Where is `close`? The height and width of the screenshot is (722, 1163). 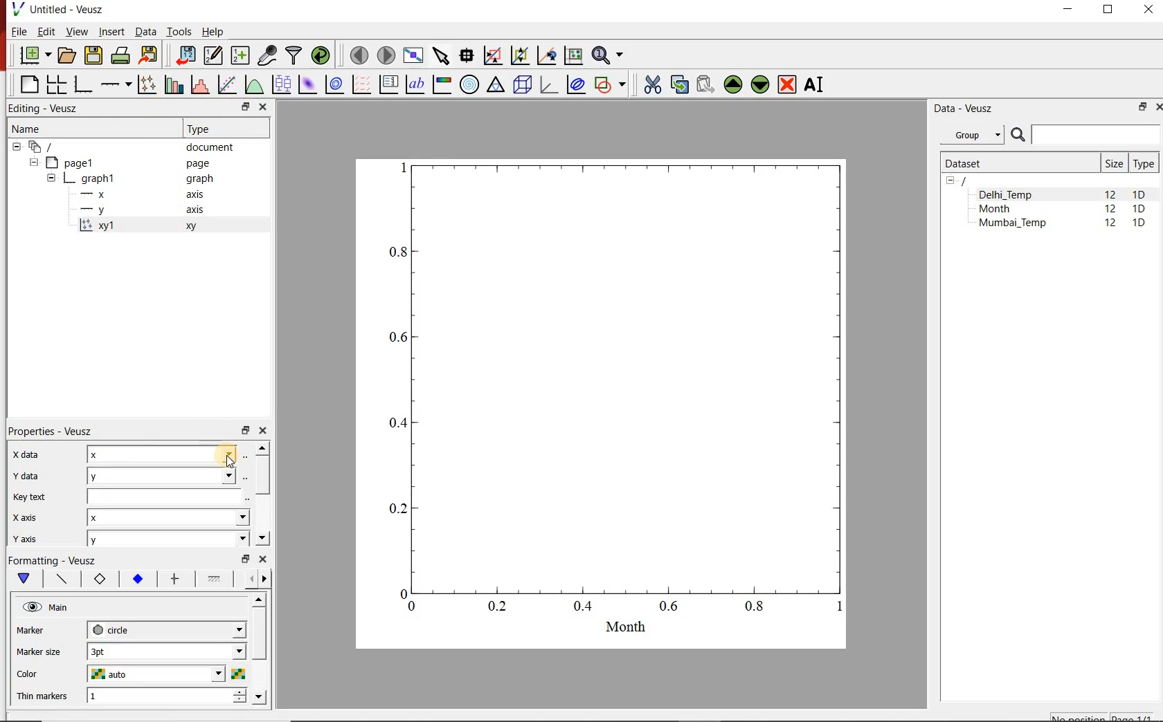 close is located at coordinates (262, 559).